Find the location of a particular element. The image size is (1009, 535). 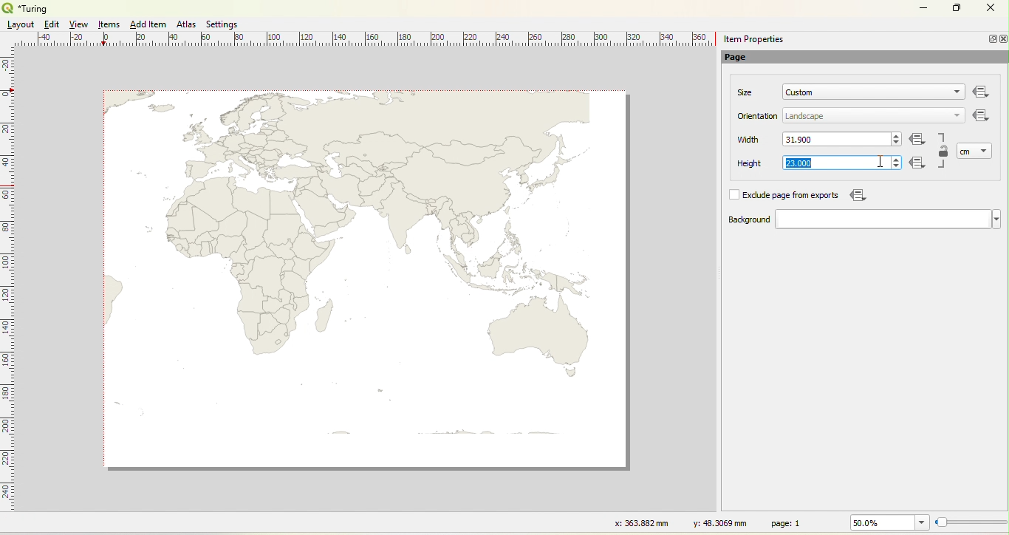

Exclude page from exports is located at coordinates (793, 196).